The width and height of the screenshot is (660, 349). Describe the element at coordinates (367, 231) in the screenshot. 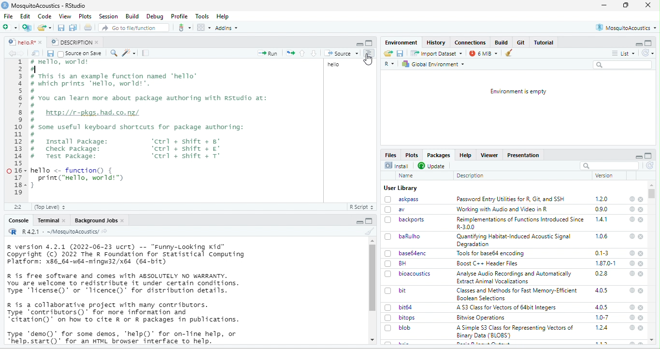

I see `clear console` at that location.